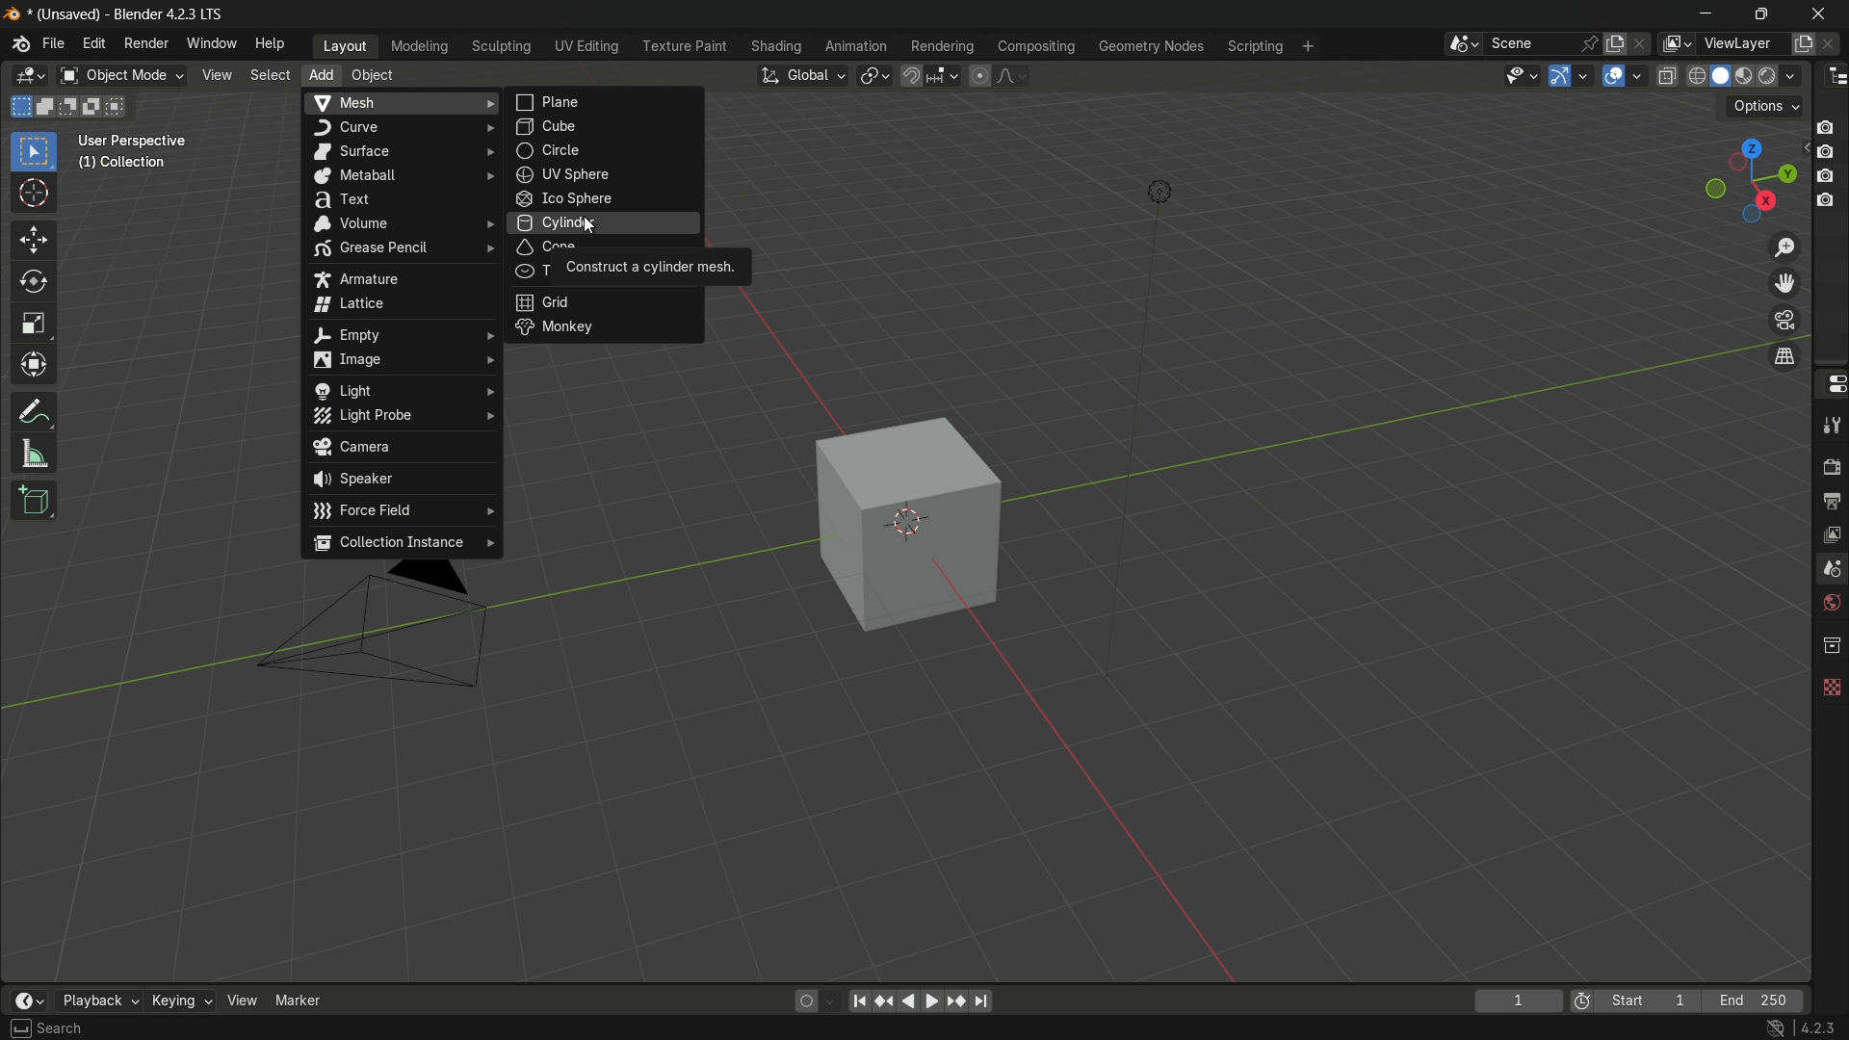 This screenshot has width=1849, height=1040. I want to click on end, so click(1760, 1000).